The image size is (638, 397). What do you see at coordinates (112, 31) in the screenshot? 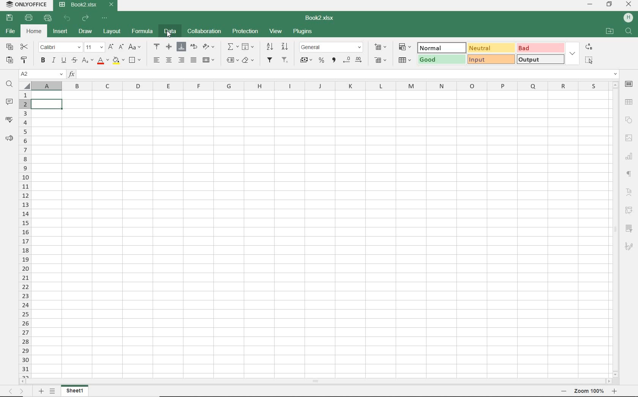
I see `LAYOUT` at bounding box center [112, 31].